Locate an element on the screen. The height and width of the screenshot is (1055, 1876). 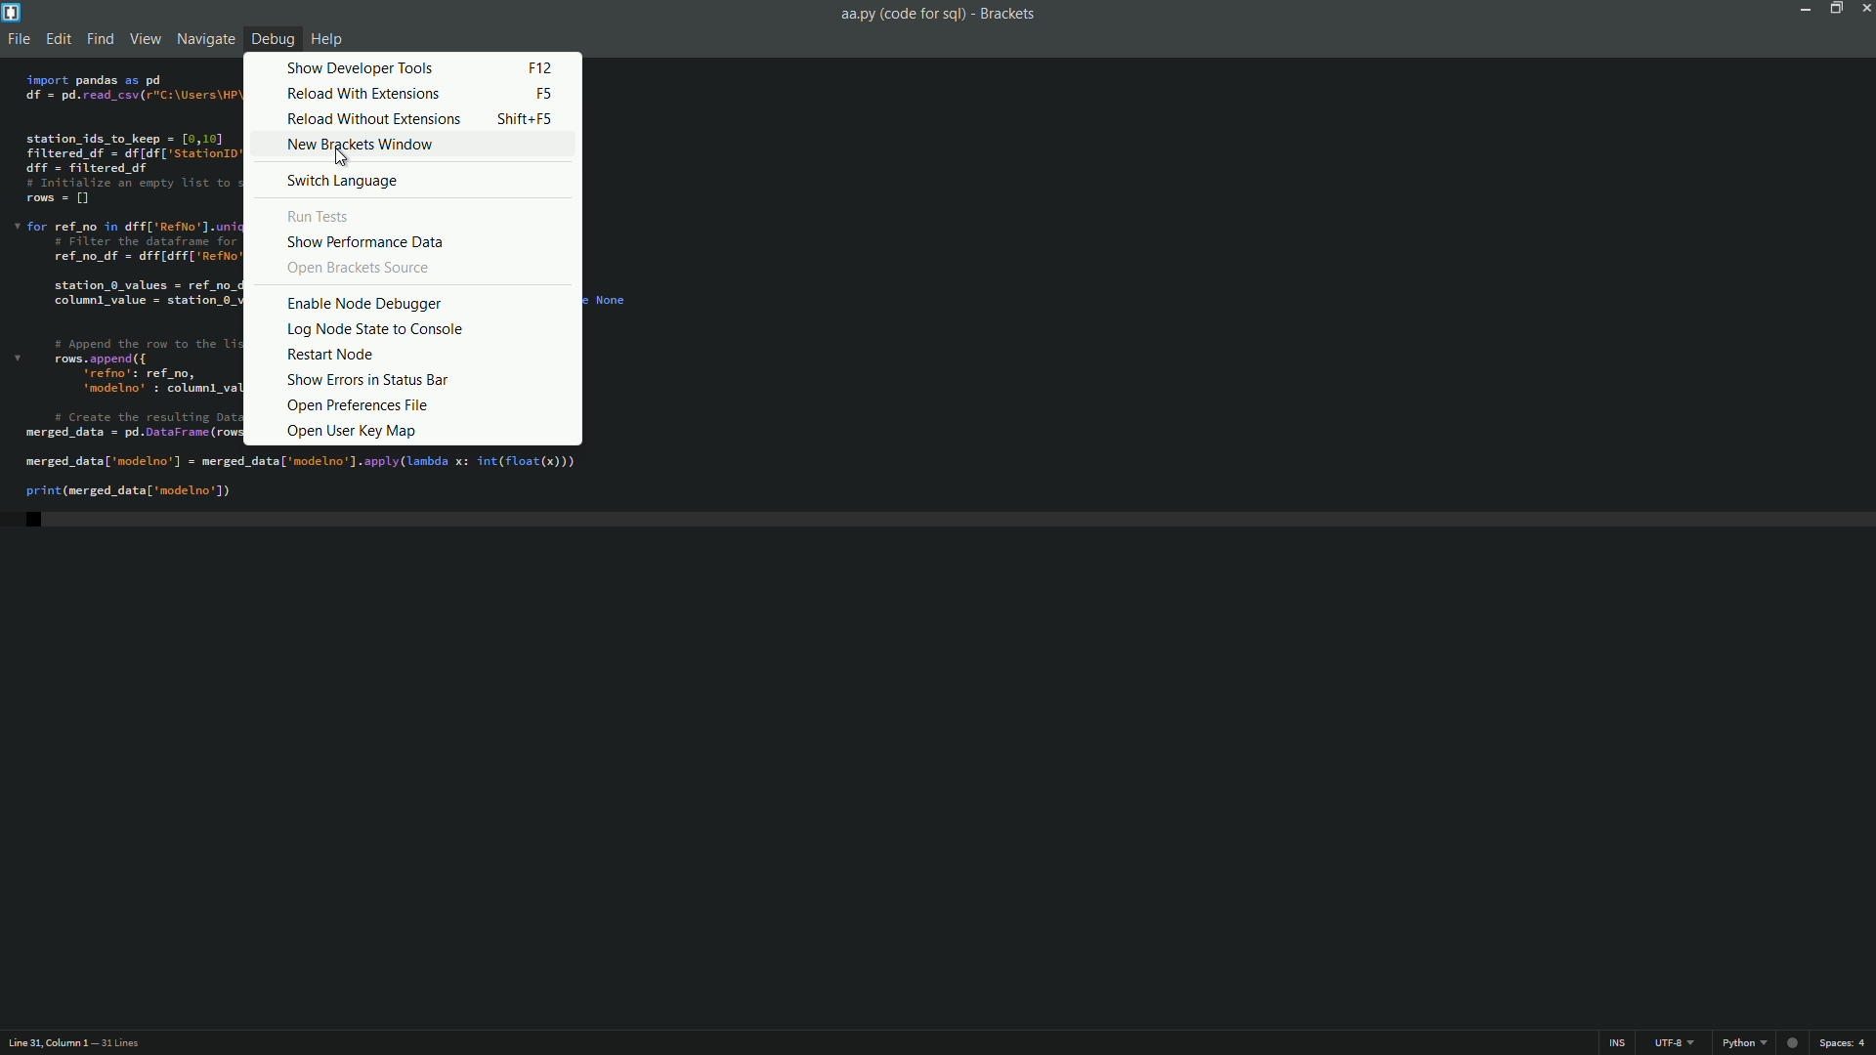
Restart node is located at coordinates (332, 355).